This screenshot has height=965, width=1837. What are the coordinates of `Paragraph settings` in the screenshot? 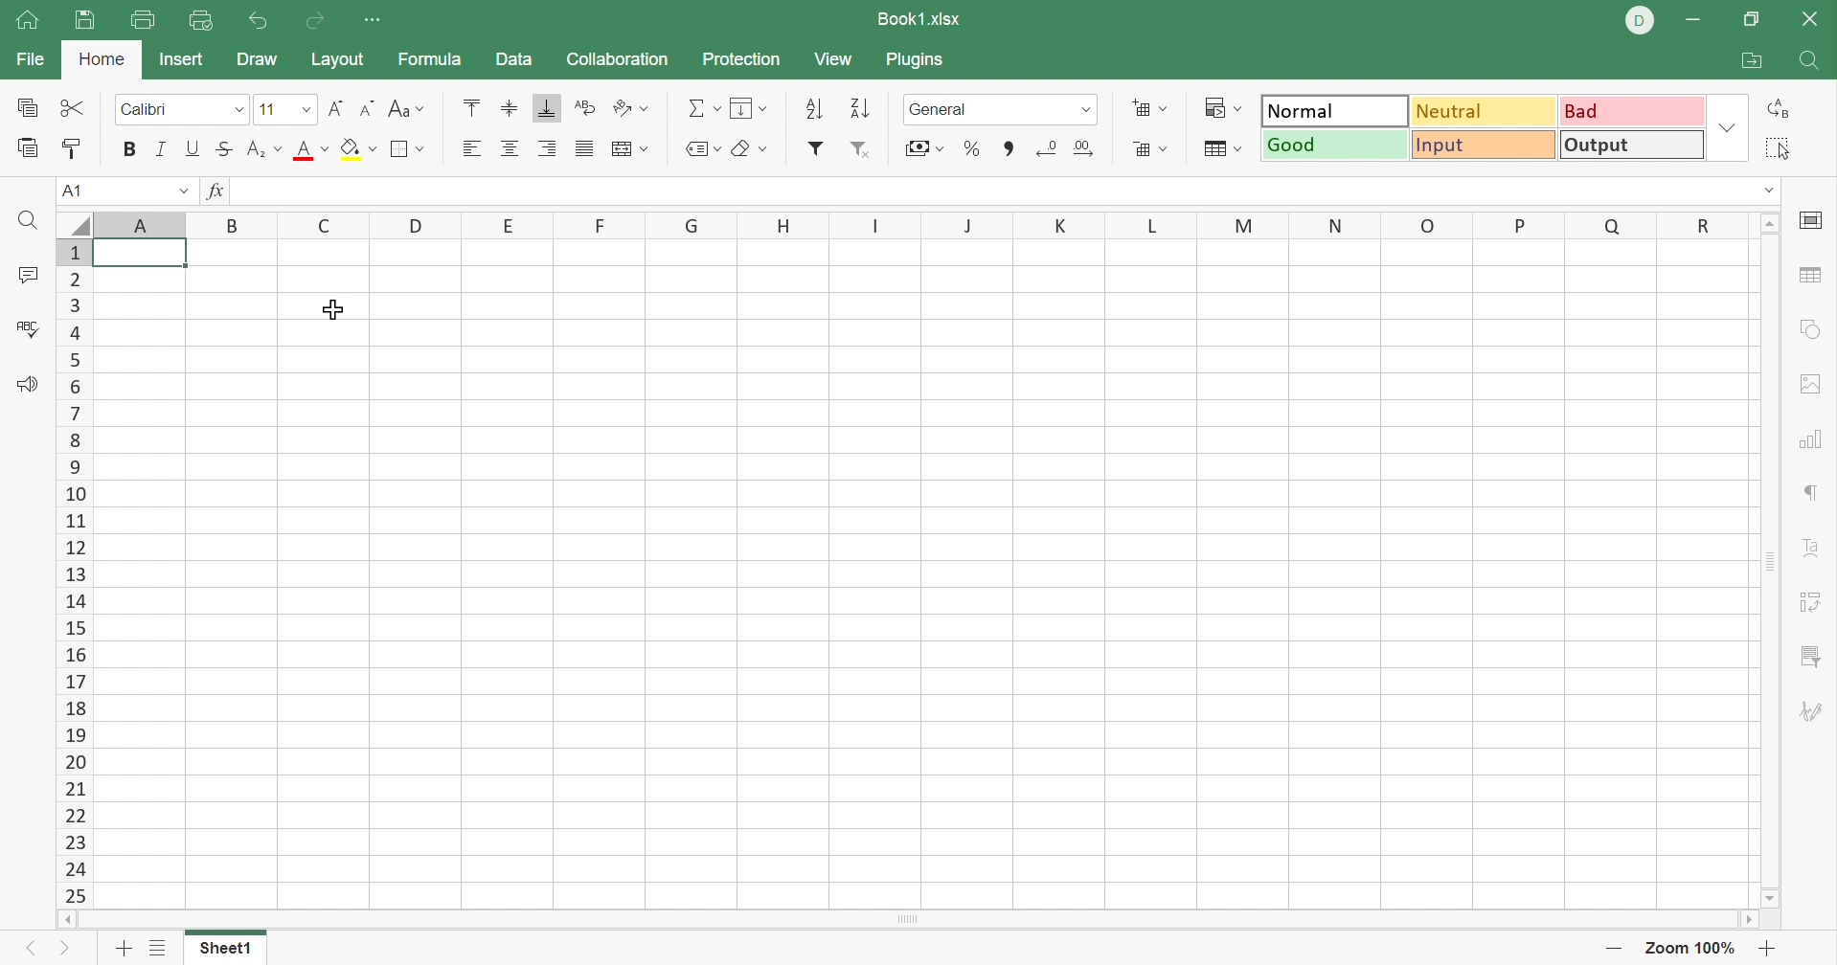 It's located at (1807, 492).